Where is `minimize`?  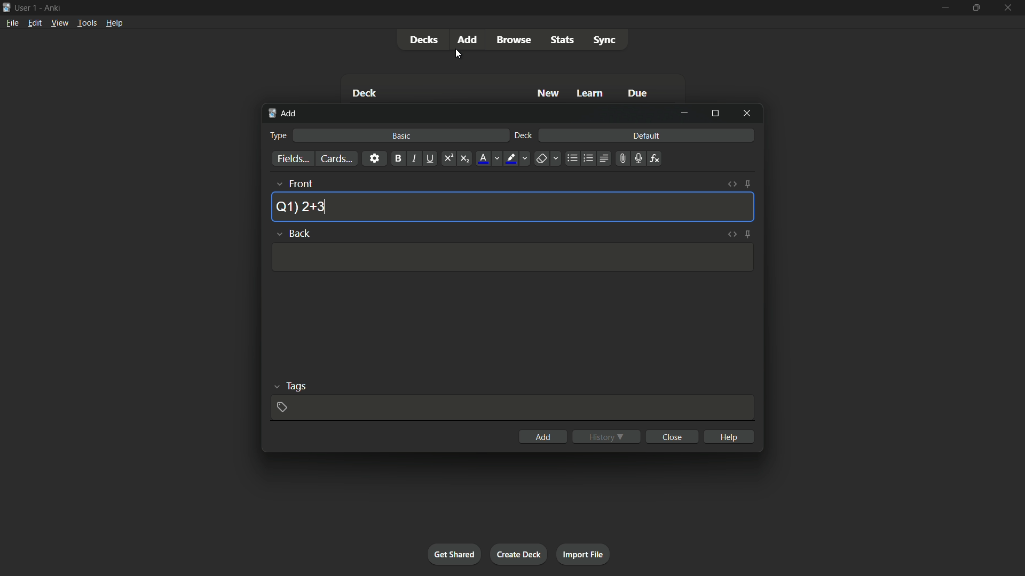
minimize is located at coordinates (684, 113).